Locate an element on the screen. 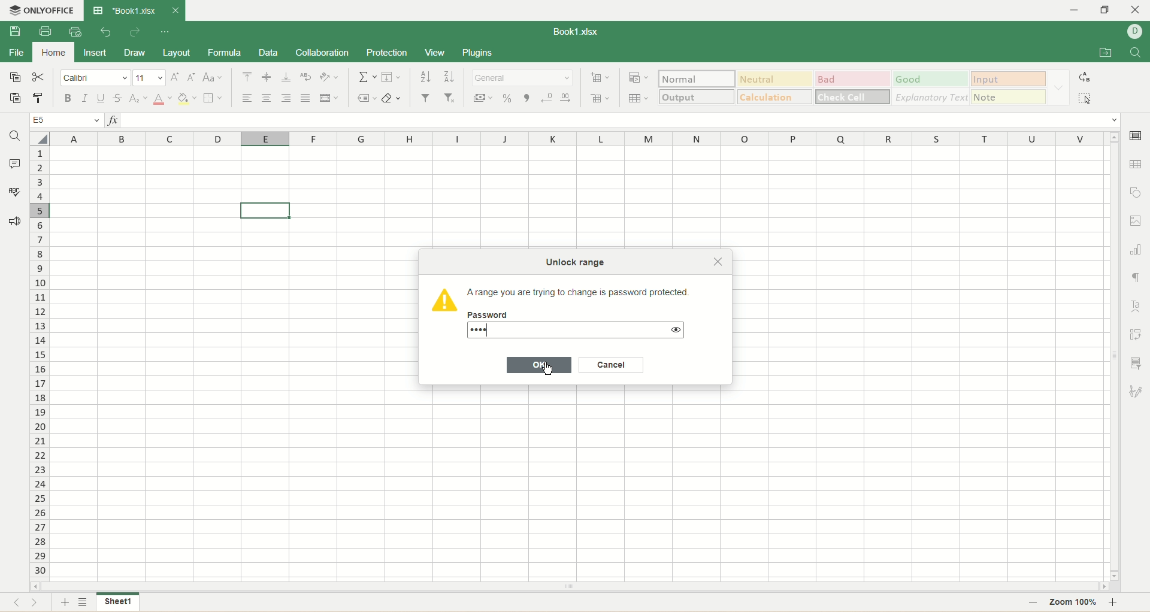 The height and width of the screenshot is (612, 1150). merge and center is located at coordinates (329, 98).